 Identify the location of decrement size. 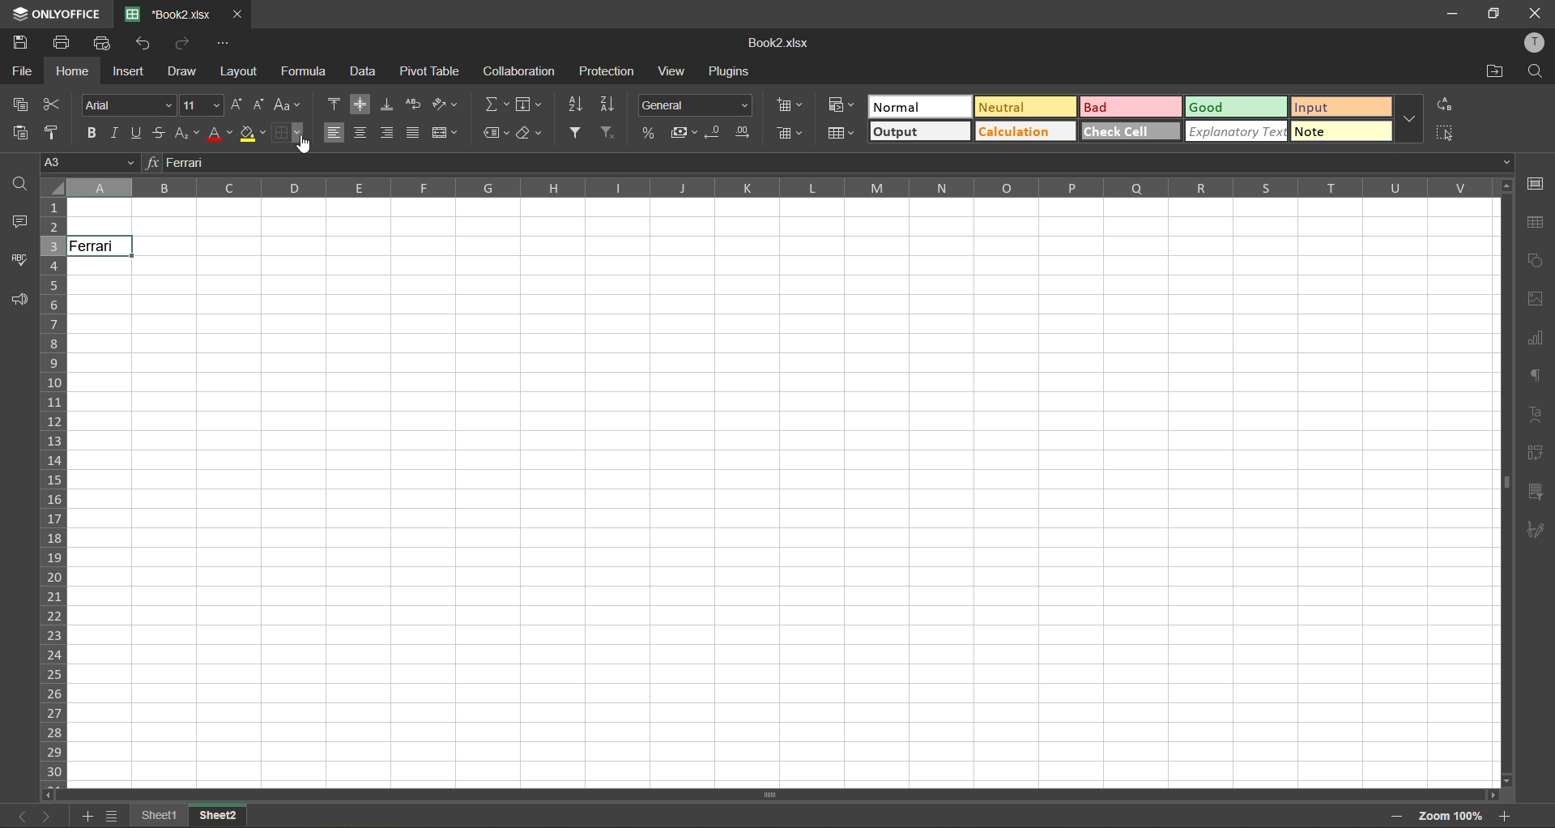
(262, 104).